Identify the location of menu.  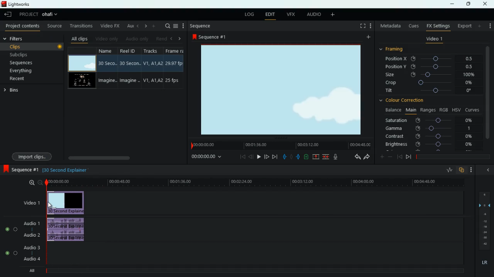
(176, 26).